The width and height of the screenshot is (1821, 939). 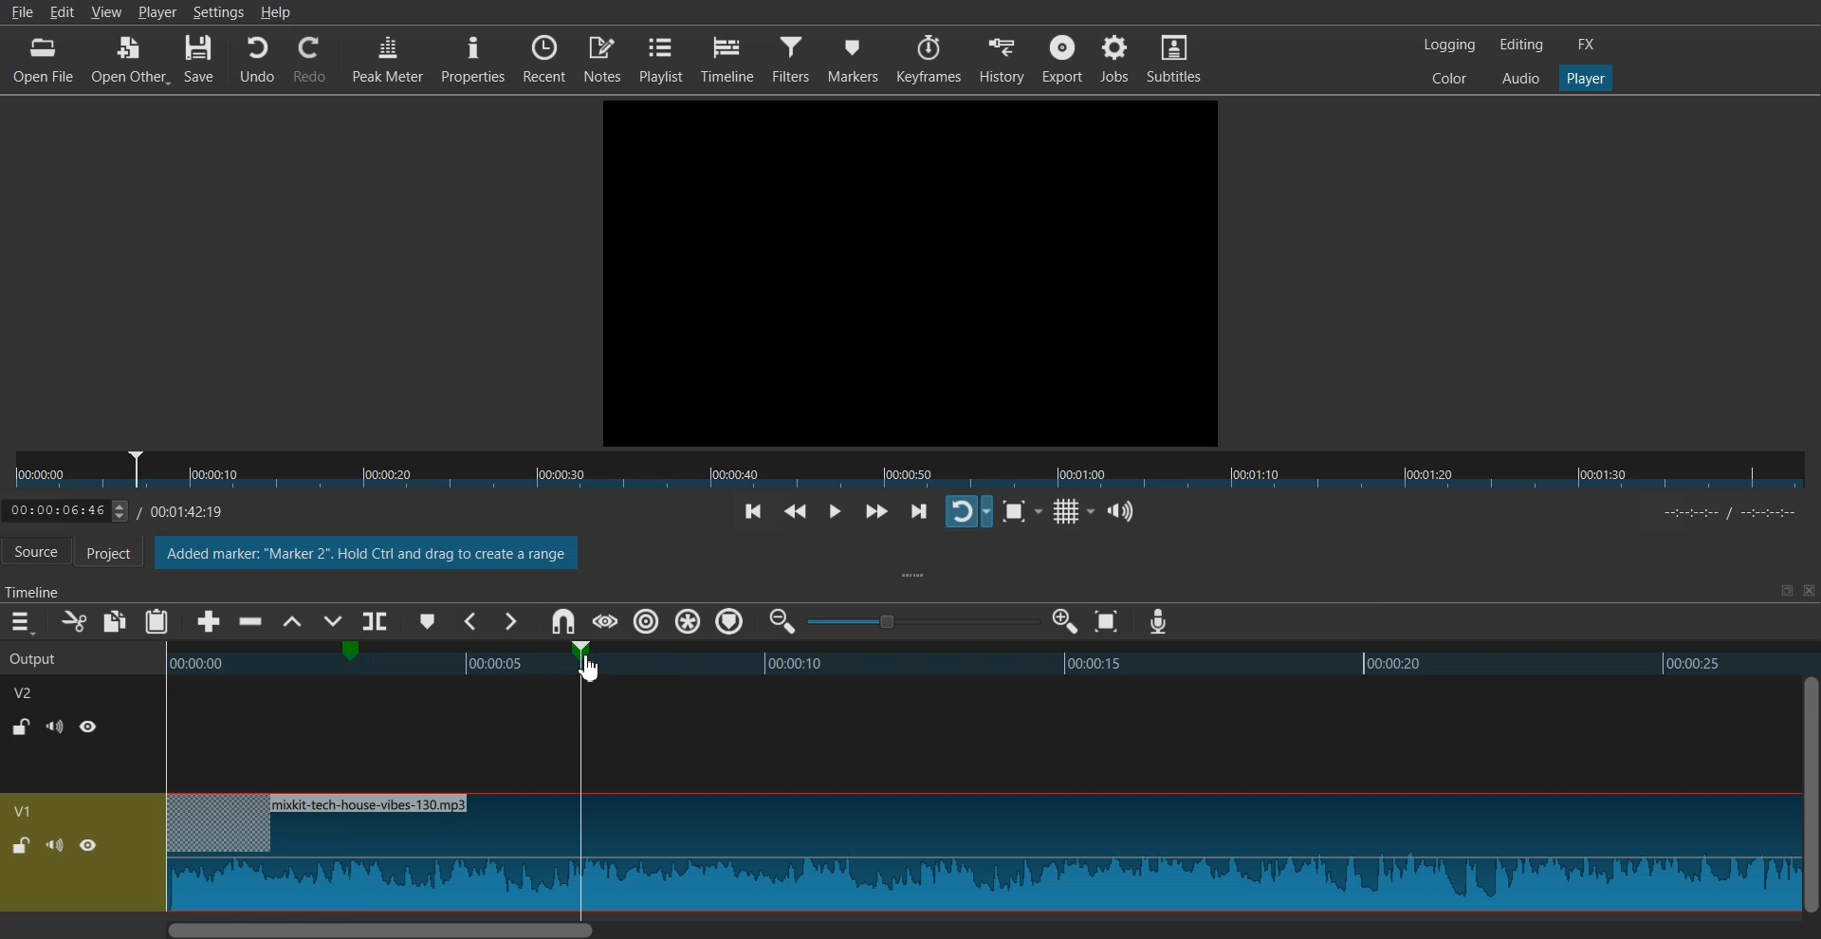 What do you see at coordinates (968, 511) in the screenshot?
I see `Toggle player lopping` at bounding box center [968, 511].